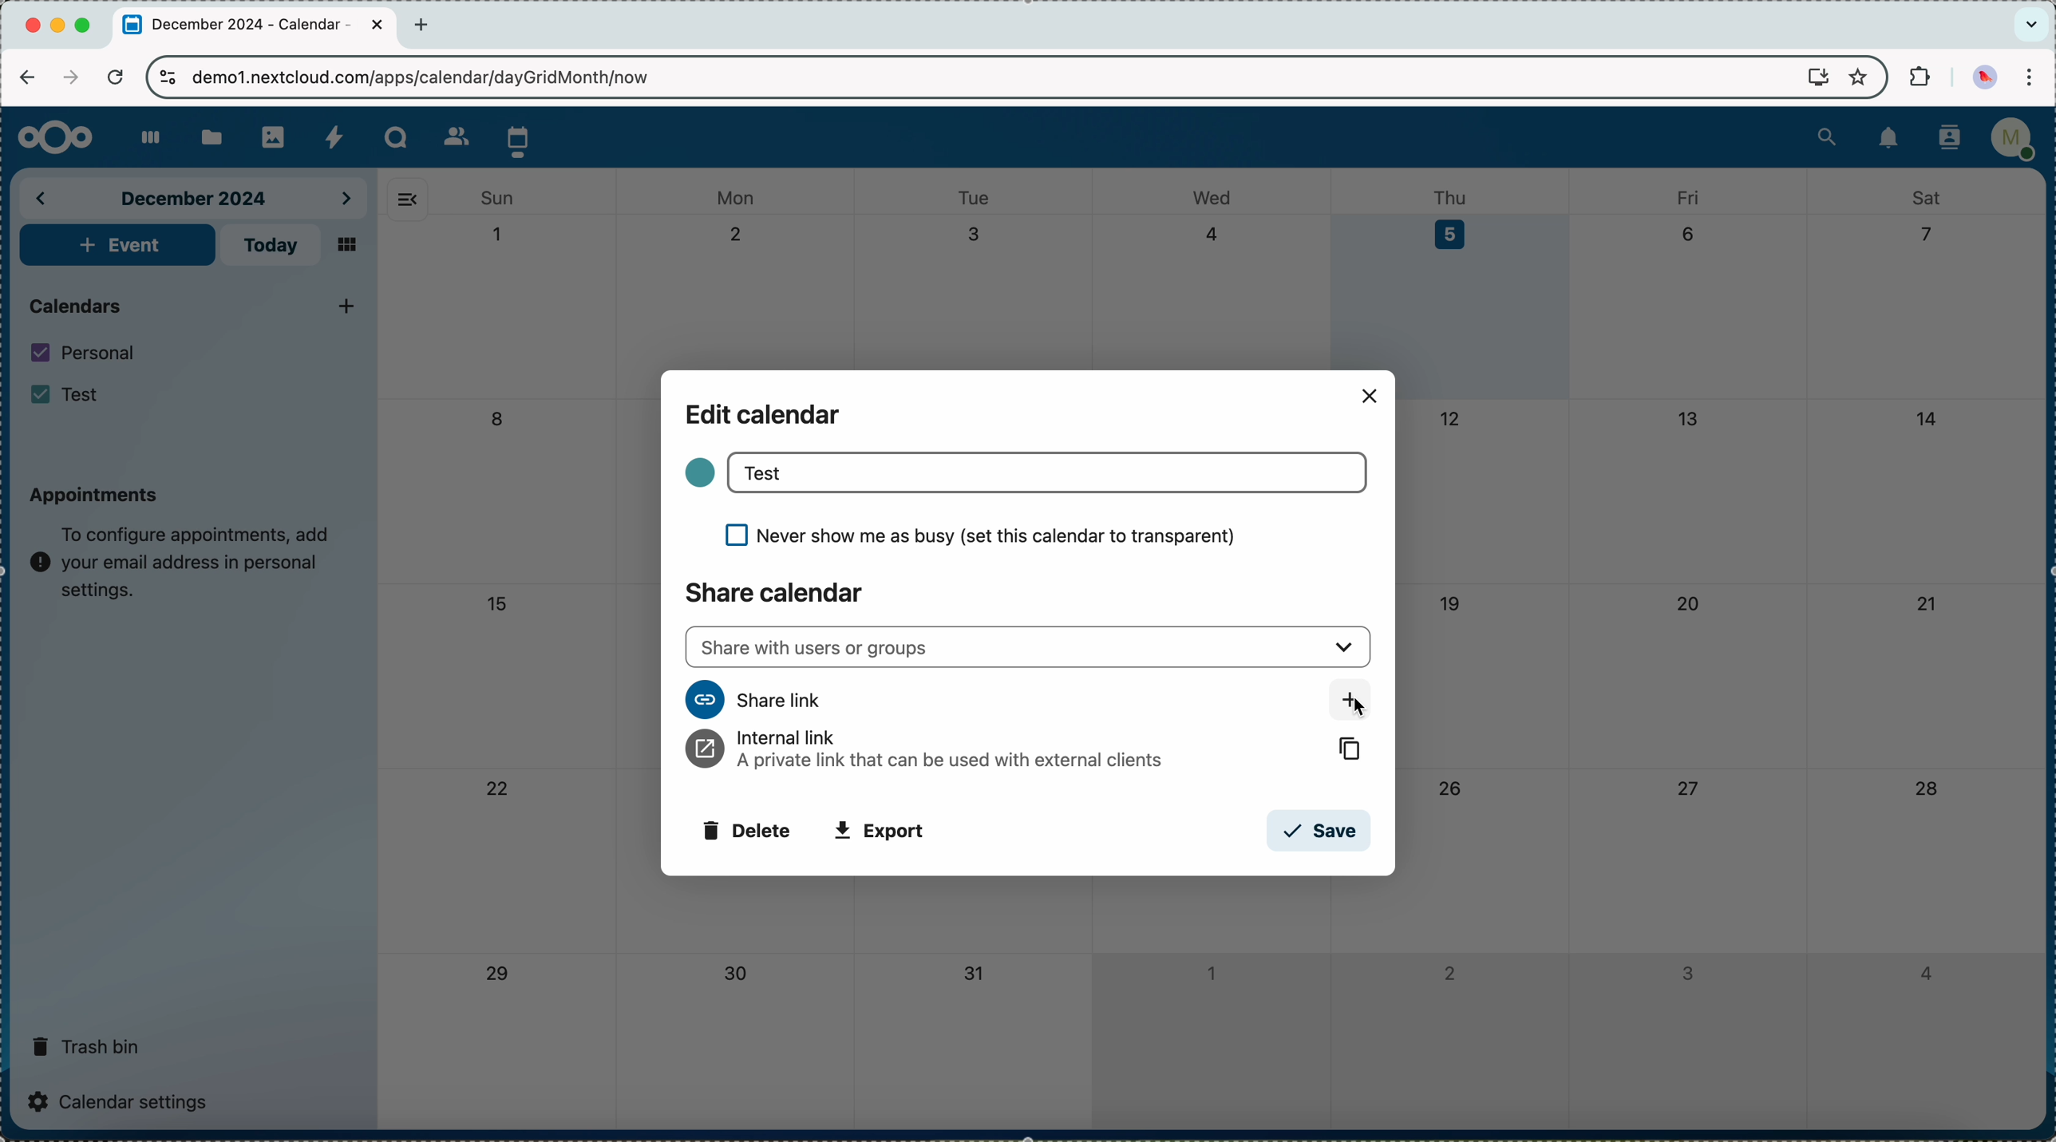  What do you see at coordinates (1944, 140) in the screenshot?
I see `contacts` at bounding box center [1944, 140].